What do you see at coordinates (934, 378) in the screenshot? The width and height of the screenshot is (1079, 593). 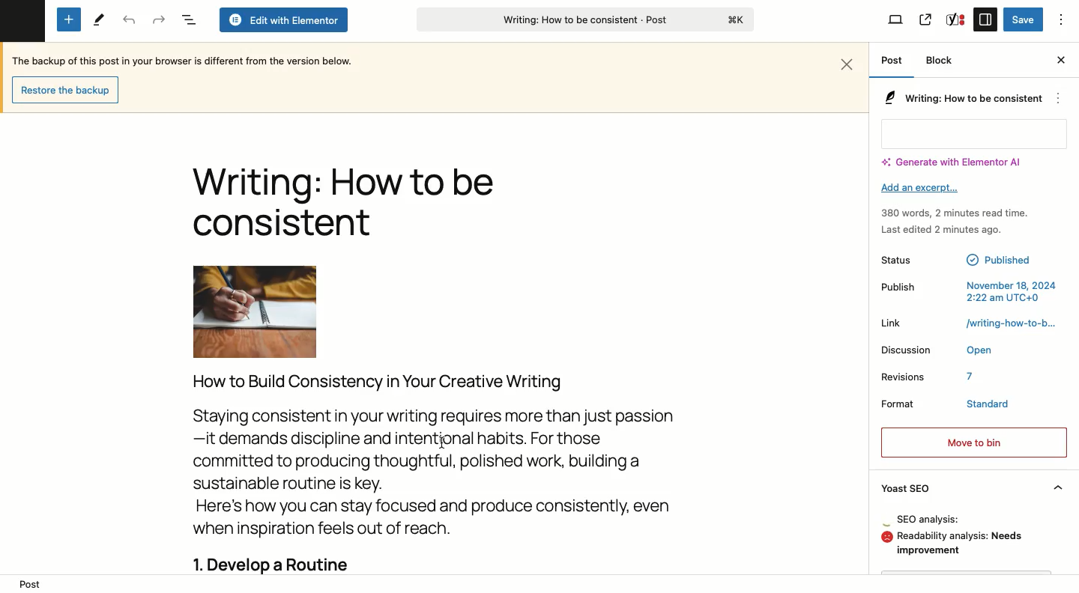 I see `Revisions 7` at bounding box center [934, 378].